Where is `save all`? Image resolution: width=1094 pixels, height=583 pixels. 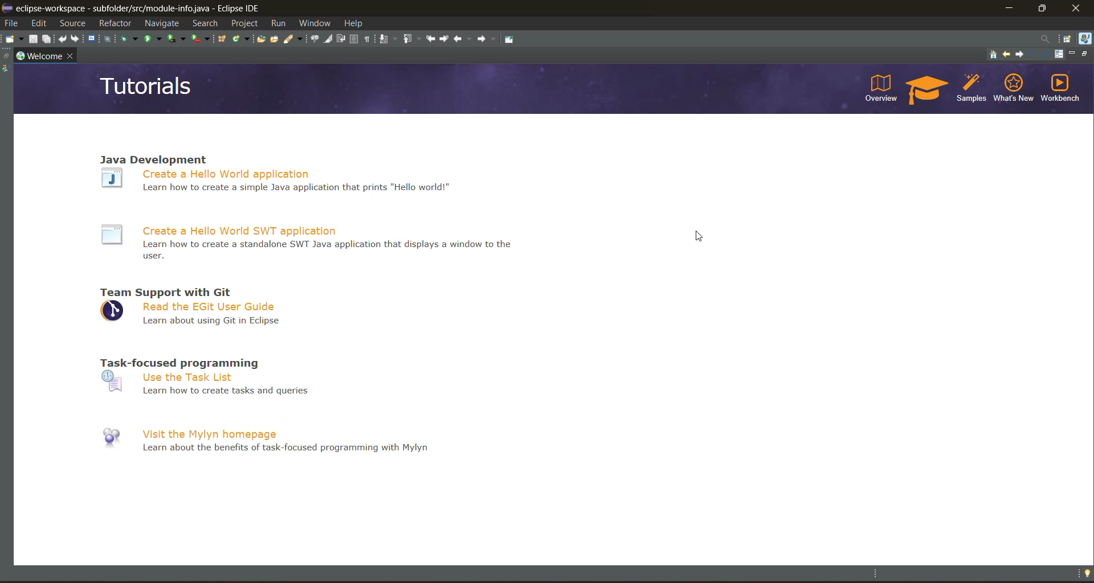
save all is located at coordinates (48, 39).